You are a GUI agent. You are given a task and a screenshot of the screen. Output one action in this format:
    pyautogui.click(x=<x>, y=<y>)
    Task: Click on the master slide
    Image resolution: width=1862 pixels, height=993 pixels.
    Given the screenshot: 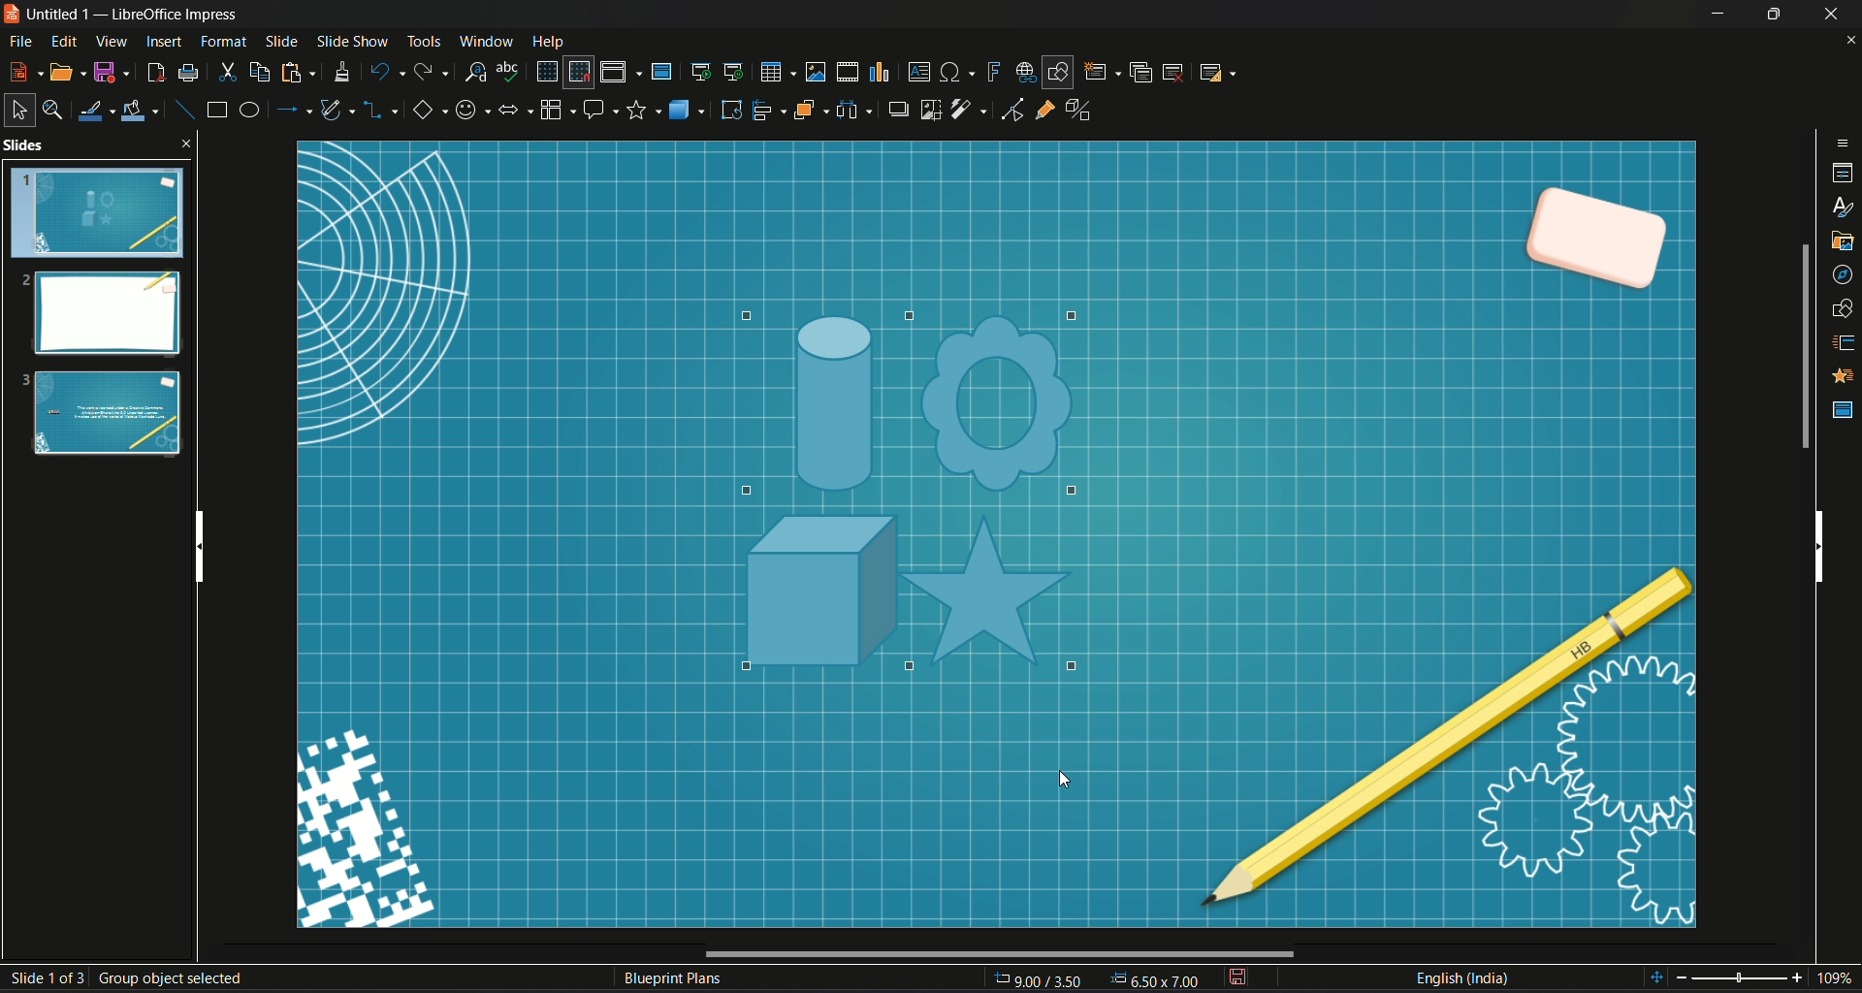 What is the action you would take?
    pyautogui.click(x=660, y=71)
    